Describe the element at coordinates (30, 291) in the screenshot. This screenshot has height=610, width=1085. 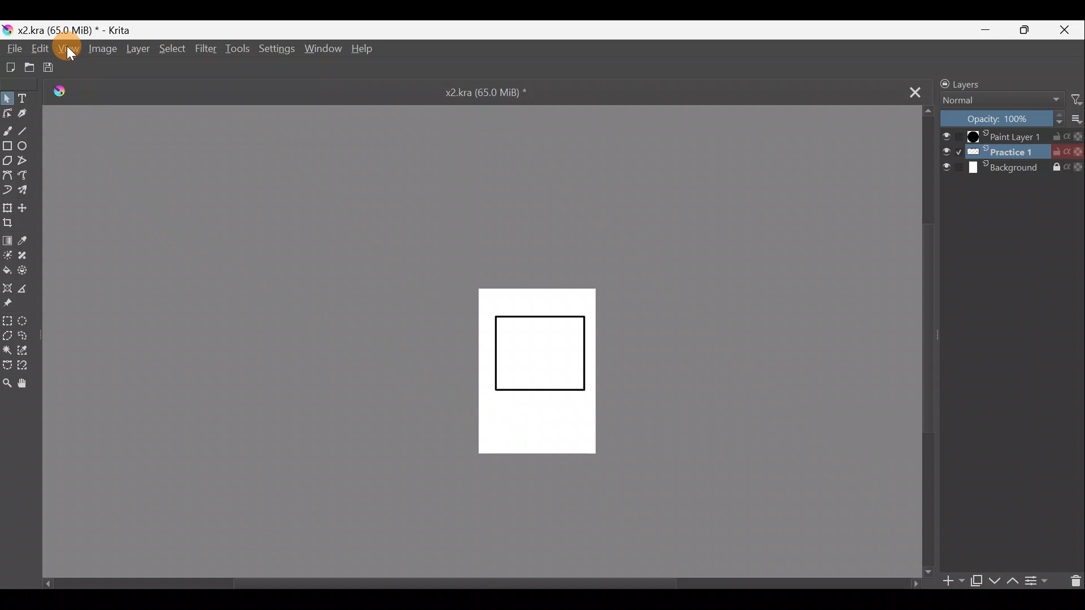
I see `Measure distance between two points` at that location.